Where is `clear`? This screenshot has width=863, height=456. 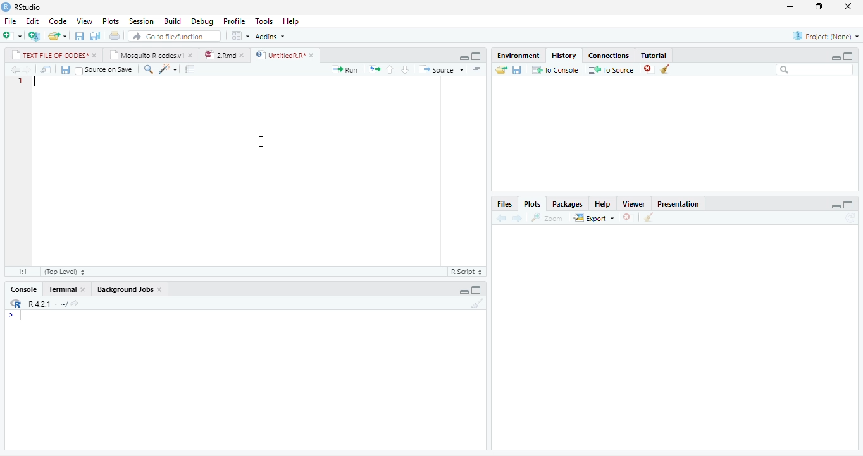
clear is located at coordinates (649, 217).